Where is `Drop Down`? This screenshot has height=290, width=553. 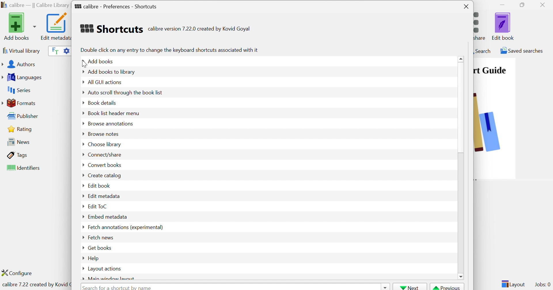
Drop Down is located at coordinates (82, 217).